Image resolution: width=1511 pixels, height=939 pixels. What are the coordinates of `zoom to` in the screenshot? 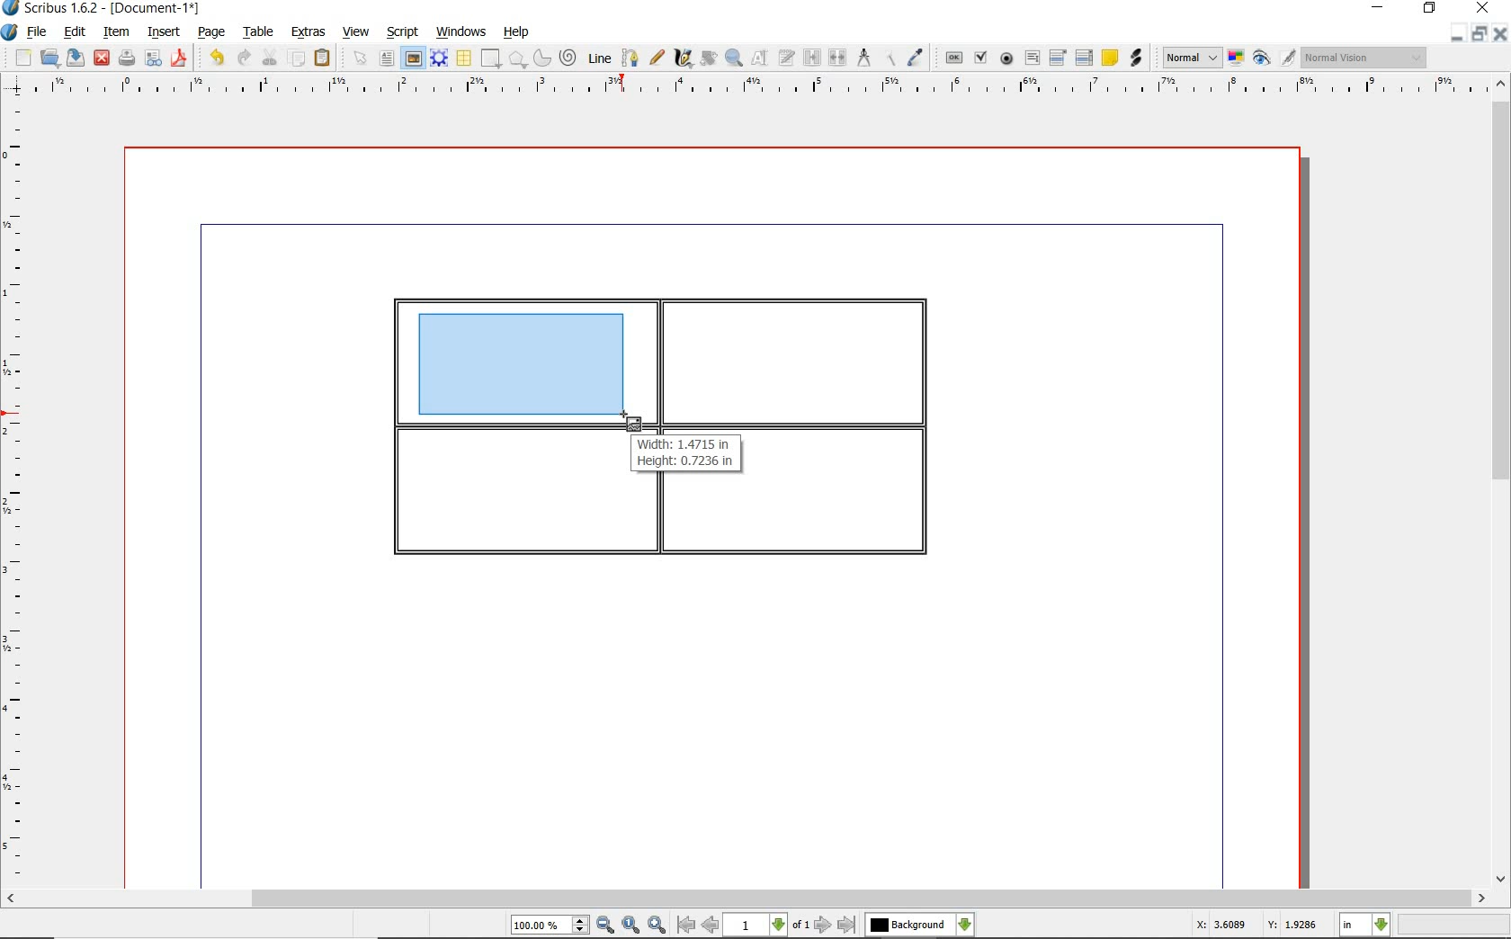 It's located at (630, 926).